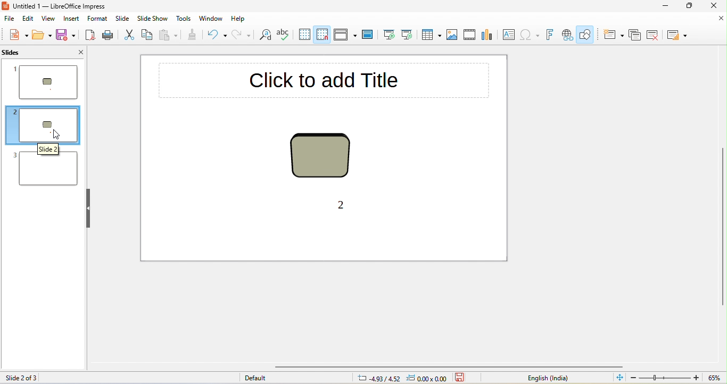 The width and height of the screenshot is (727, 384). Describe the element at coordinates (588, 35) in the screenshot. I see `show draw function` at that location.